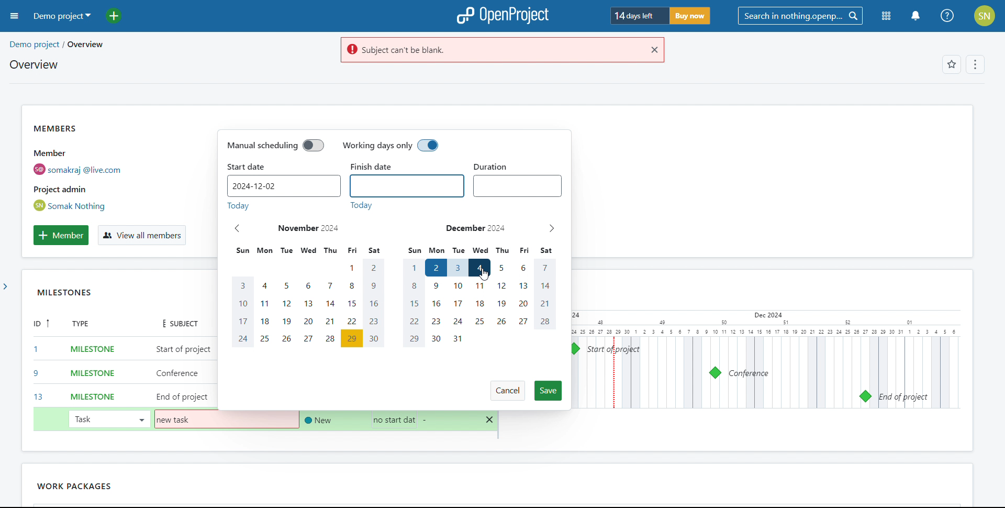  What do you see at coordinates (87, 325) in the screenshot?
I see `type` at bounding box center [87, 325].